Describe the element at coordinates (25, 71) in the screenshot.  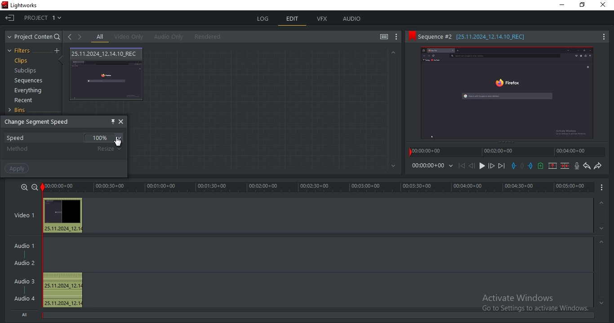
I see `subclips` at that location.